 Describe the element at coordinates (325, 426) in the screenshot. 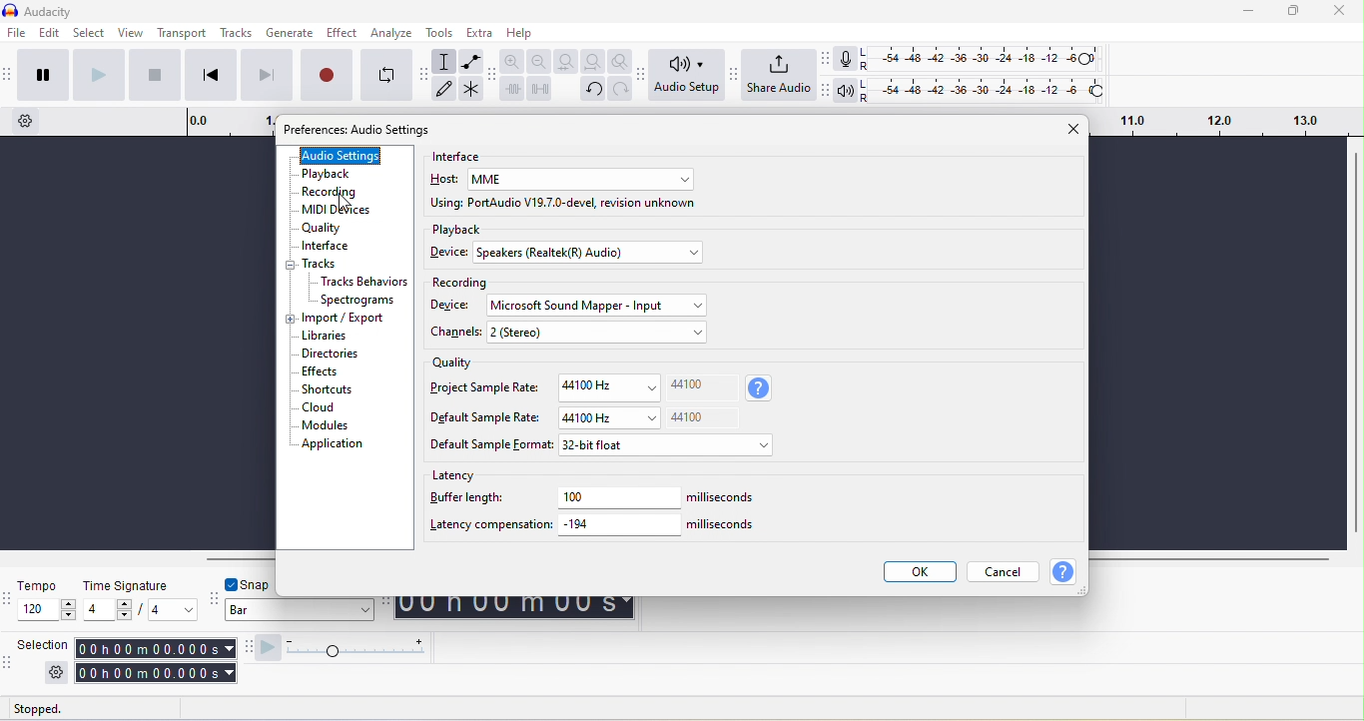

I see `modules` at that location.